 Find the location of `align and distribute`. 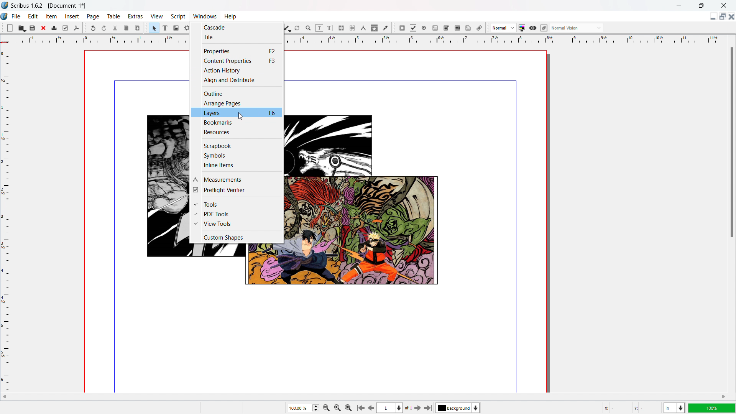

align and distribute is located at coordinates (236, 80).